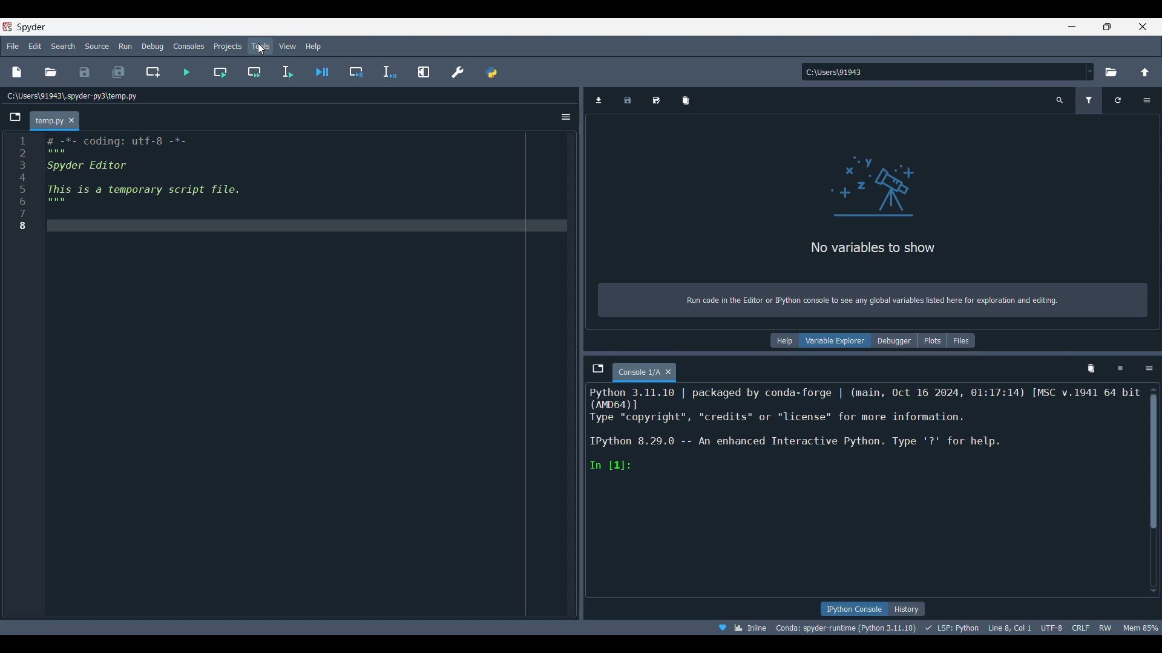 The width and height of the screenshot is (1162, 653). I want to click on Files, so click(961, 340).